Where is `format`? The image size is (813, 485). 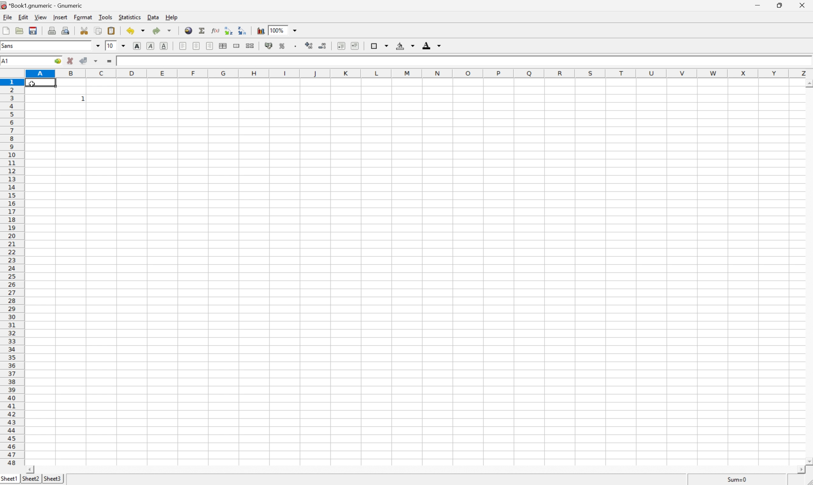 format is located at coordinates (82, 18).